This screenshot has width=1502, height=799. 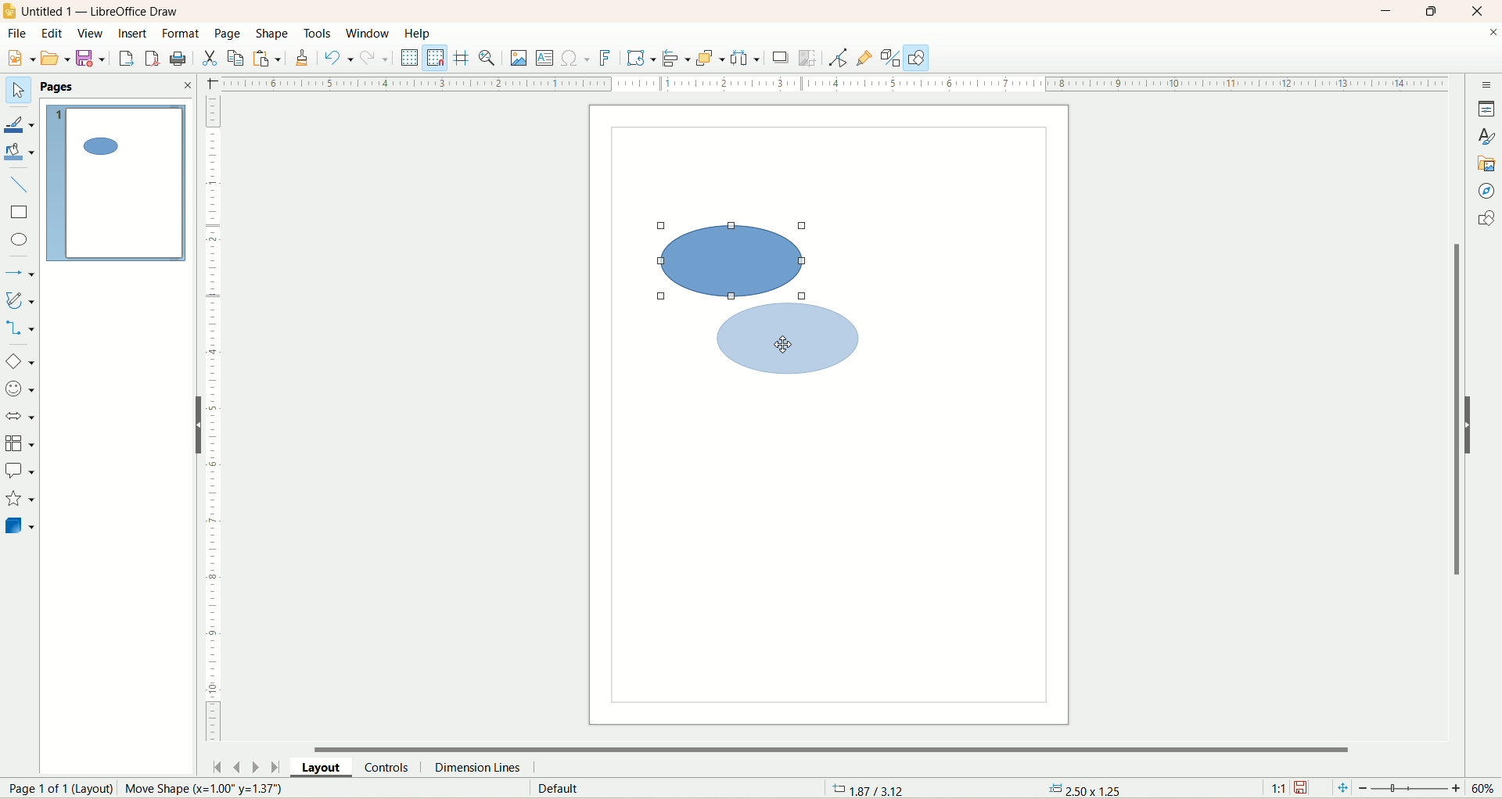 I want to click on format, so click(x=185, y=34).